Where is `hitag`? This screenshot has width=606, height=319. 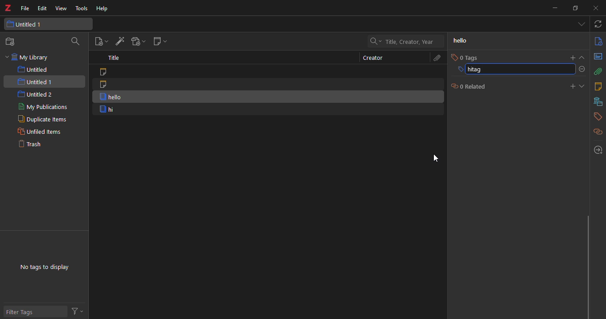
hitag is located at coordinates (476, 70).